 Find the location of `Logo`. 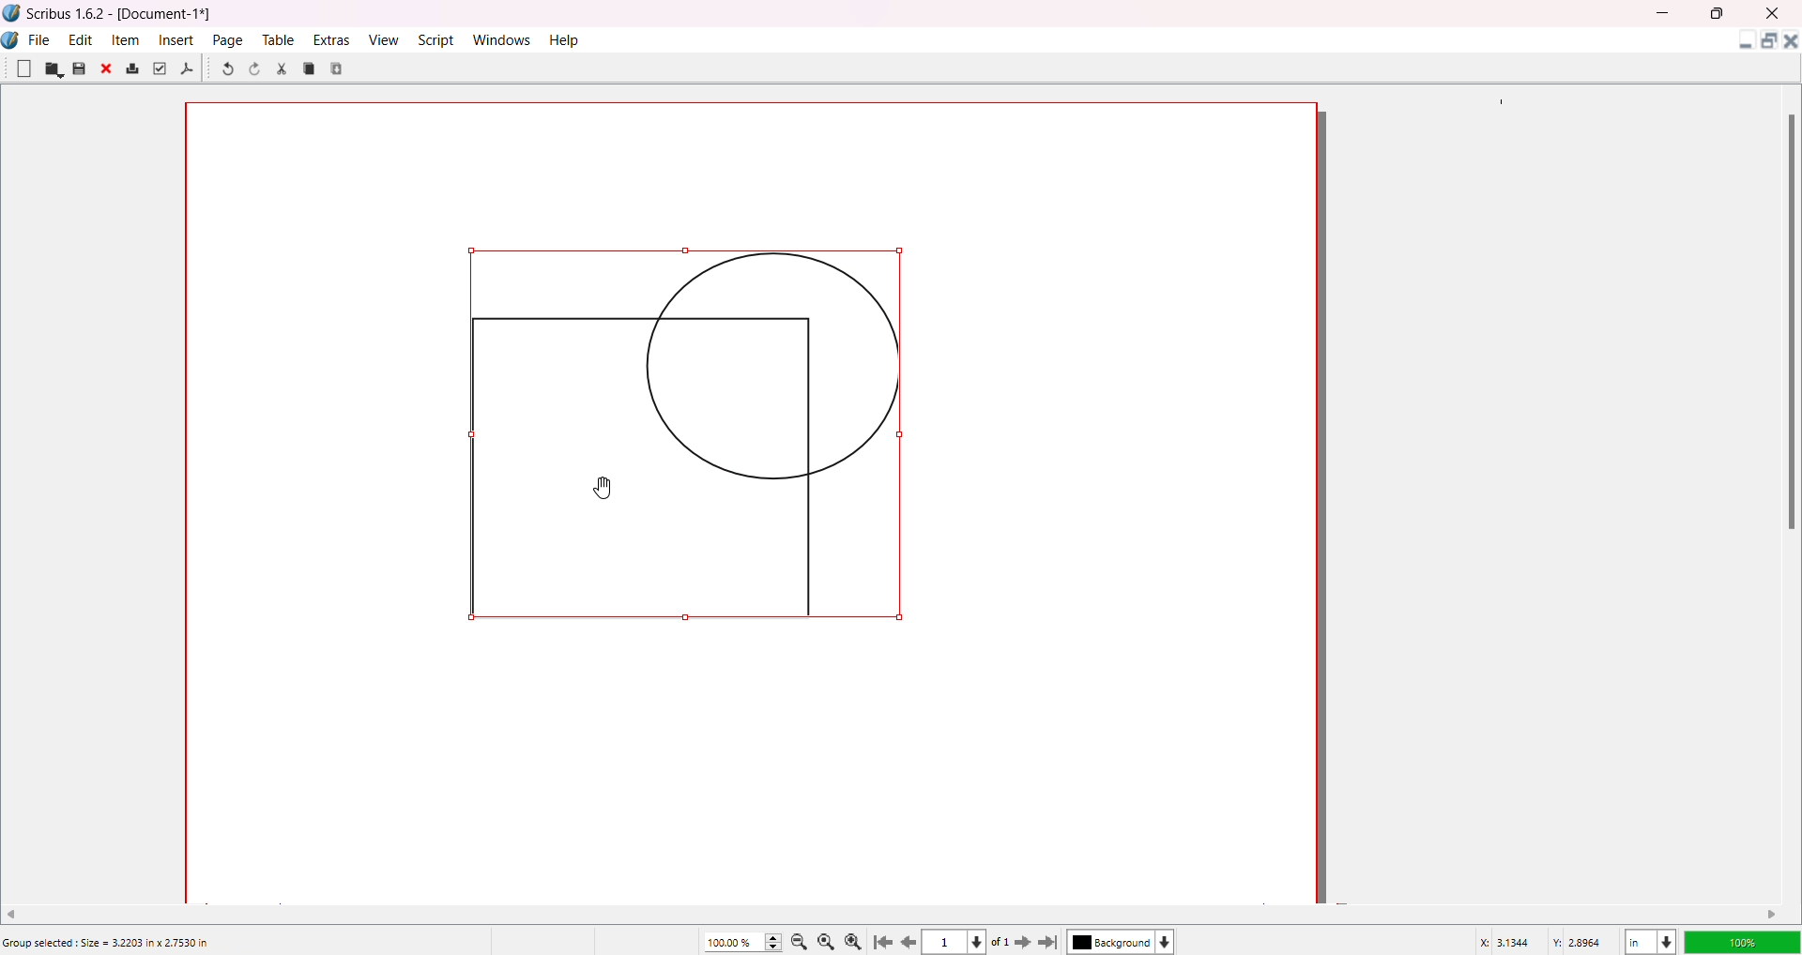

Logo is located at coordinates (13, 40).